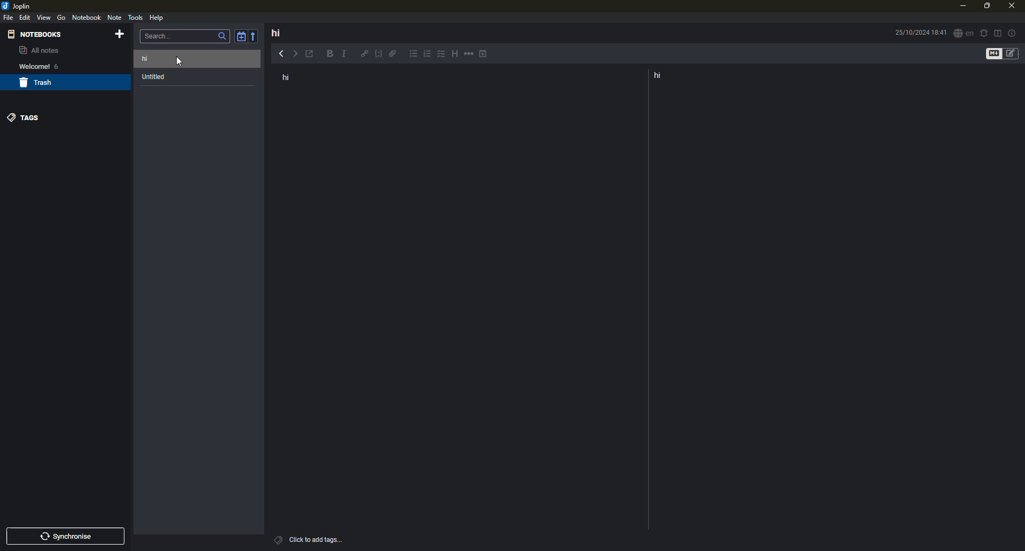  Describe the element at coordinates (377, 55) in the screenshot. I see `code` at that location.